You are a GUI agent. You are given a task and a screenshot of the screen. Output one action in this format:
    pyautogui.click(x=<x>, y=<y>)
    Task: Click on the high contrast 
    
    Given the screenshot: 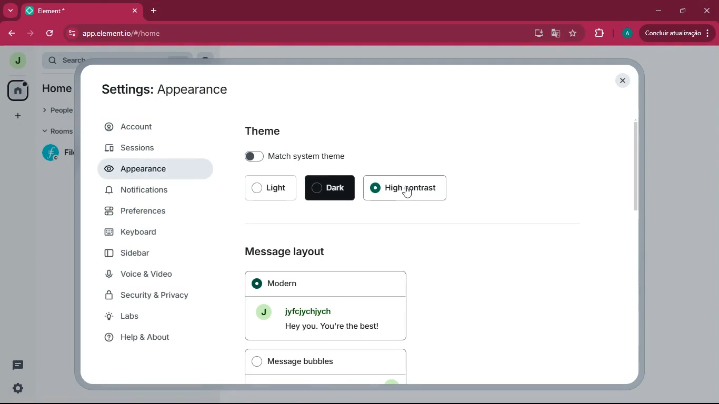 What is the action you would take?
    pyautogui.click(x=411, y=188)
    